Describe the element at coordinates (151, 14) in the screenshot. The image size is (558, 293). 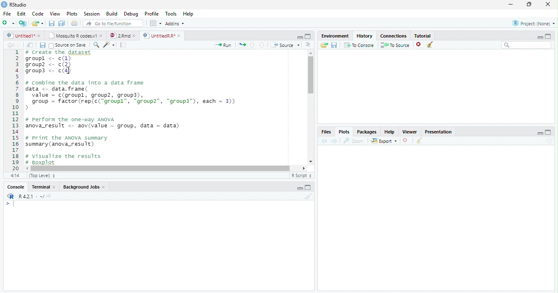
I see `Profile` at that location.